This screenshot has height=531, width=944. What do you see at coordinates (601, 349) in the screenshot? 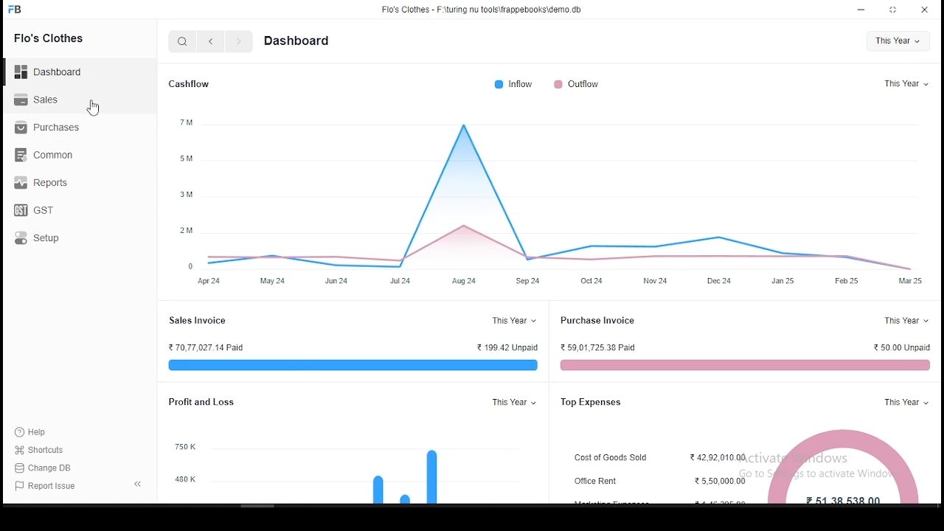
I see `259,01,725.38 Paid` at bounding box center [601, 349].